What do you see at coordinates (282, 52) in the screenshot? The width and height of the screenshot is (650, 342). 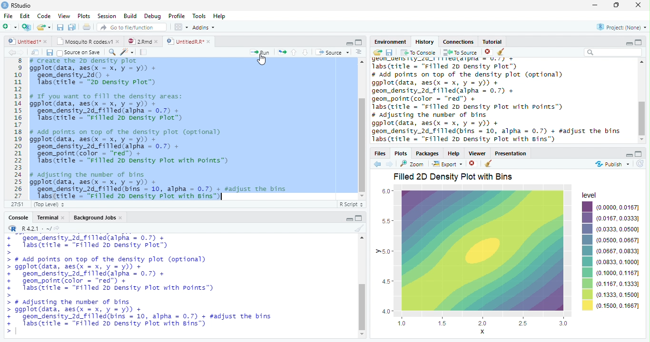 I see `re-run the previous code` at bounding box center [282, 52].